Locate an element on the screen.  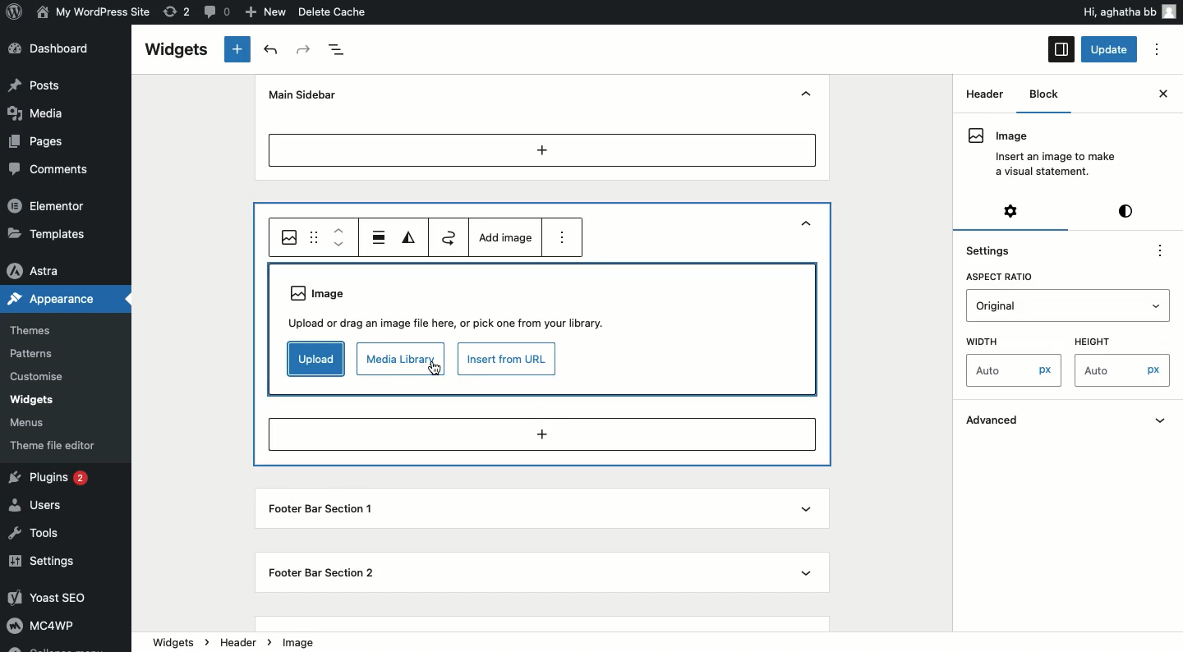
Move to widget area is located at coordinates (451, 236).